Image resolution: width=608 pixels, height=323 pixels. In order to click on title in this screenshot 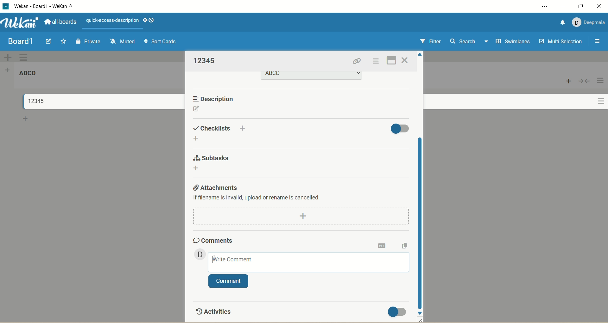, I will do `click(55, 6)`.